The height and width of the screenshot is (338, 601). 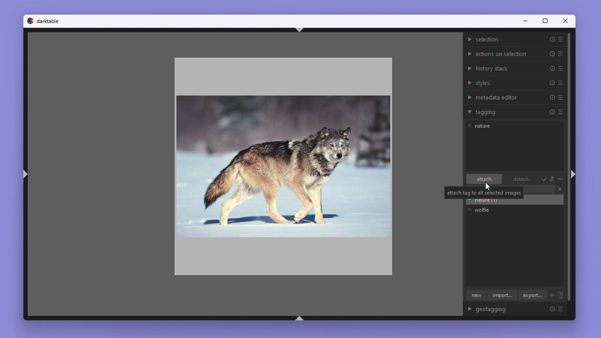 I want to click on ctrl+shift+b, so click(x=300, y=318).